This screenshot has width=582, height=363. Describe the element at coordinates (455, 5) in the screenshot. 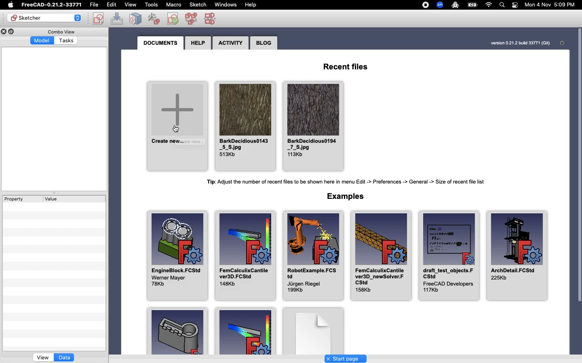

I see `Robot logo` at that location.